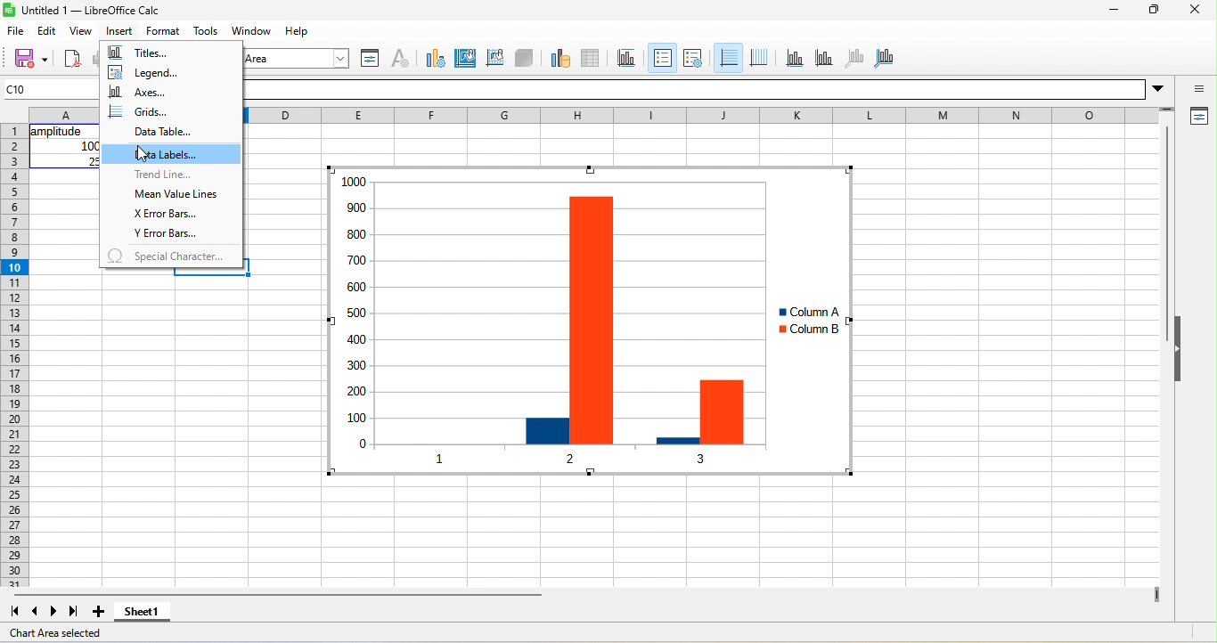  I want to click on maximize, so click(1151, 12).